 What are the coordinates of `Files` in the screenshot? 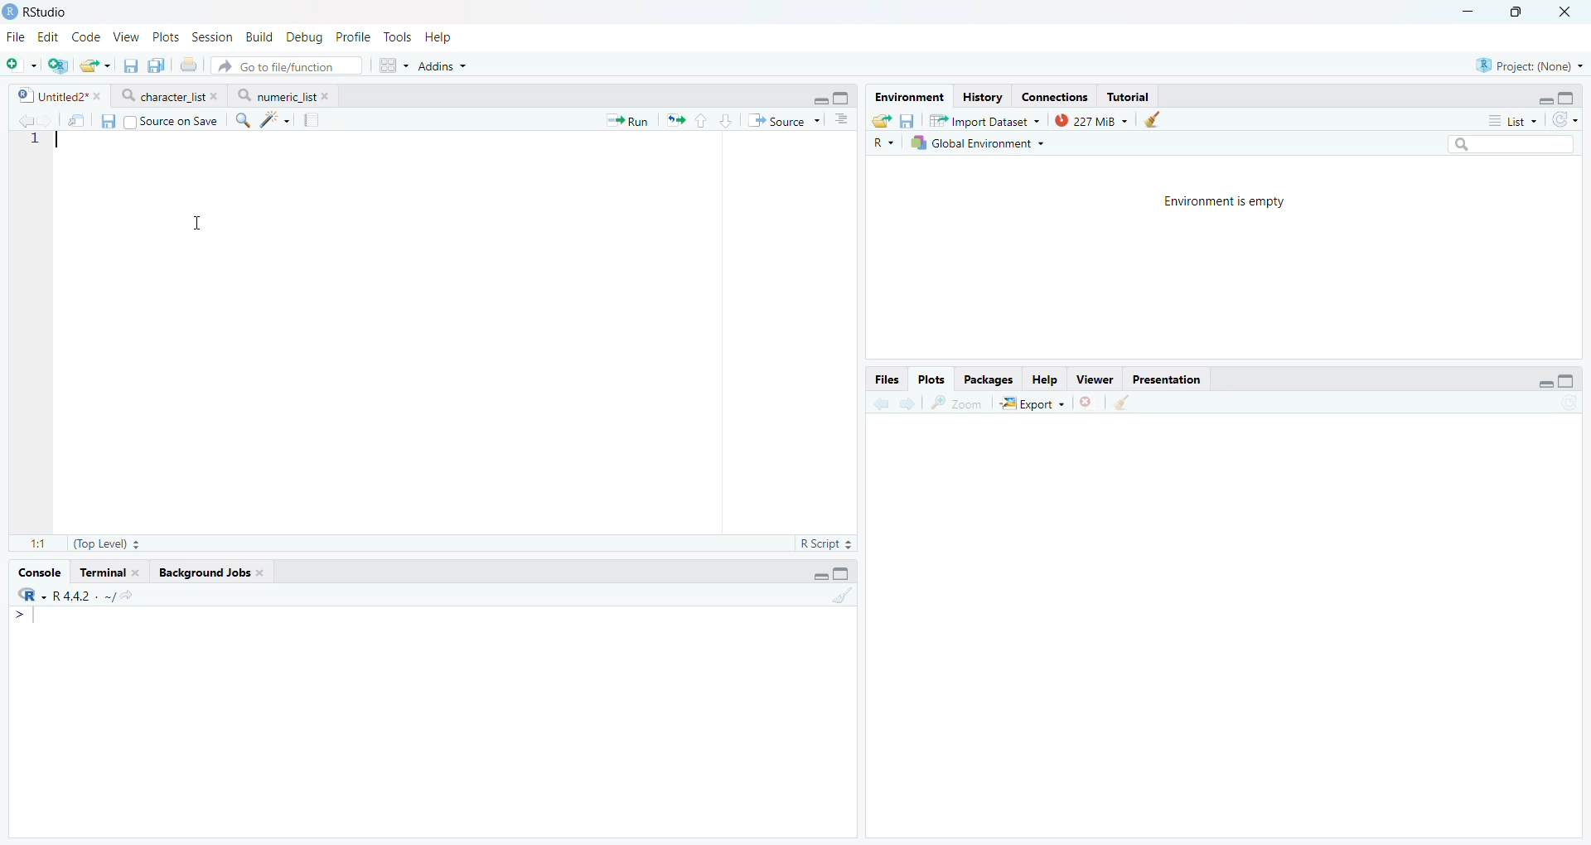 It's located at (886, 379).